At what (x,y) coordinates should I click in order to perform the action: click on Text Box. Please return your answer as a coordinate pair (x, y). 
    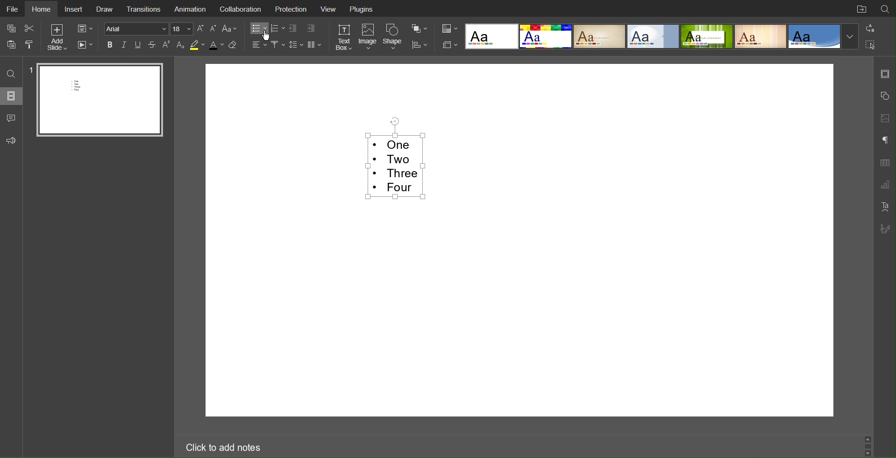
    Looking at the image, I should click on (343, 38).